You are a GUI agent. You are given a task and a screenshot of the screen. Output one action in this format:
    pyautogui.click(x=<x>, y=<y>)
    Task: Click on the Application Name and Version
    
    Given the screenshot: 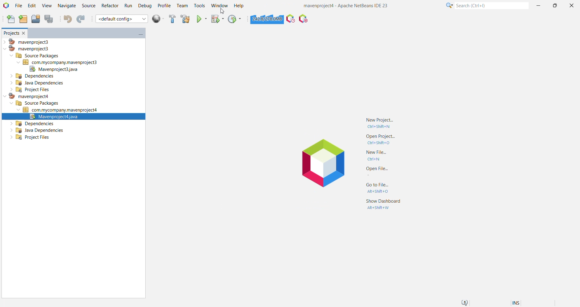 What is the action you would take?
    pyautogui.click(x=346, y=6)
    